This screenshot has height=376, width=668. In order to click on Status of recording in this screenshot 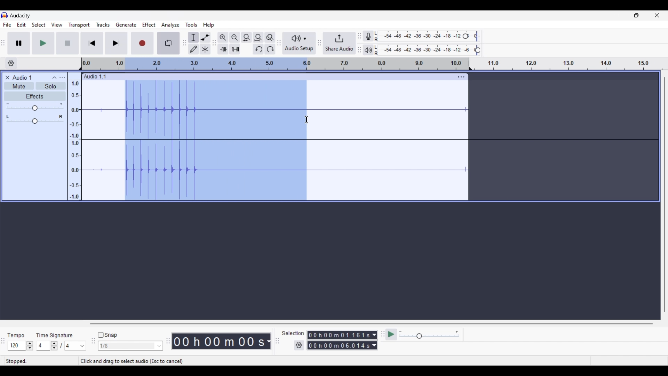, I will do `click(41, 361)`.